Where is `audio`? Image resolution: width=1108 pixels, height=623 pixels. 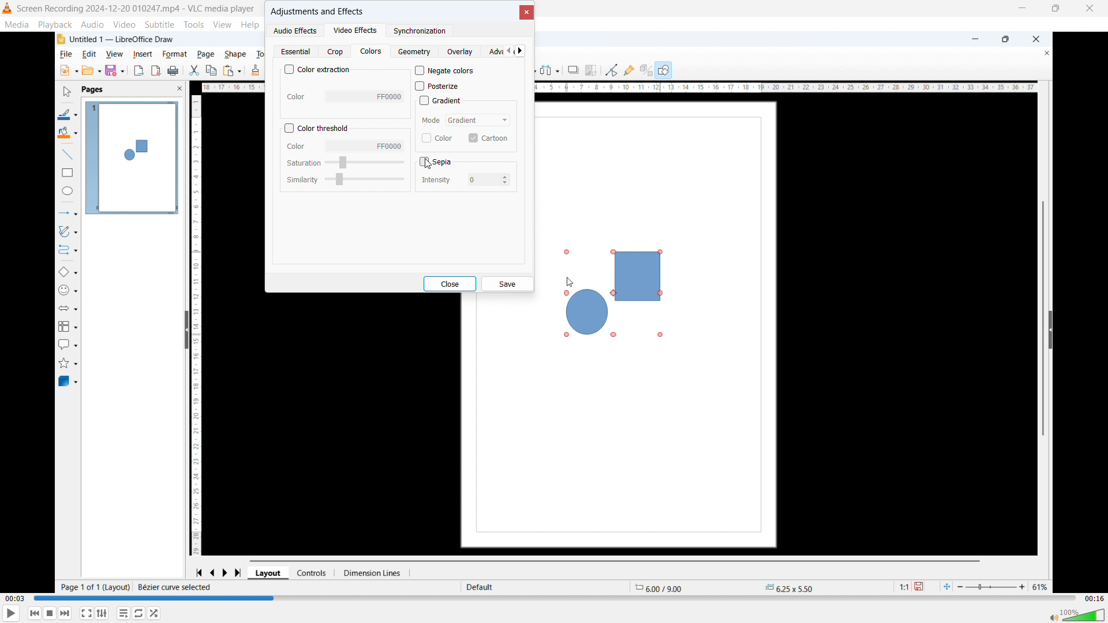 audio is located at coordinates (92, 25).